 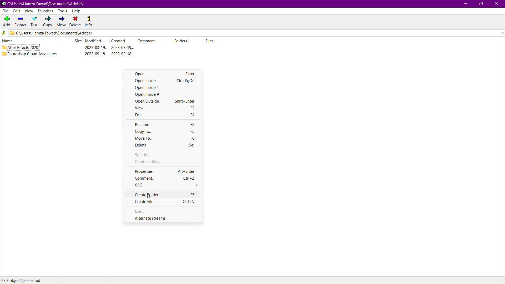 I want to click on After Effects 2020, so click(x=25, y=47).